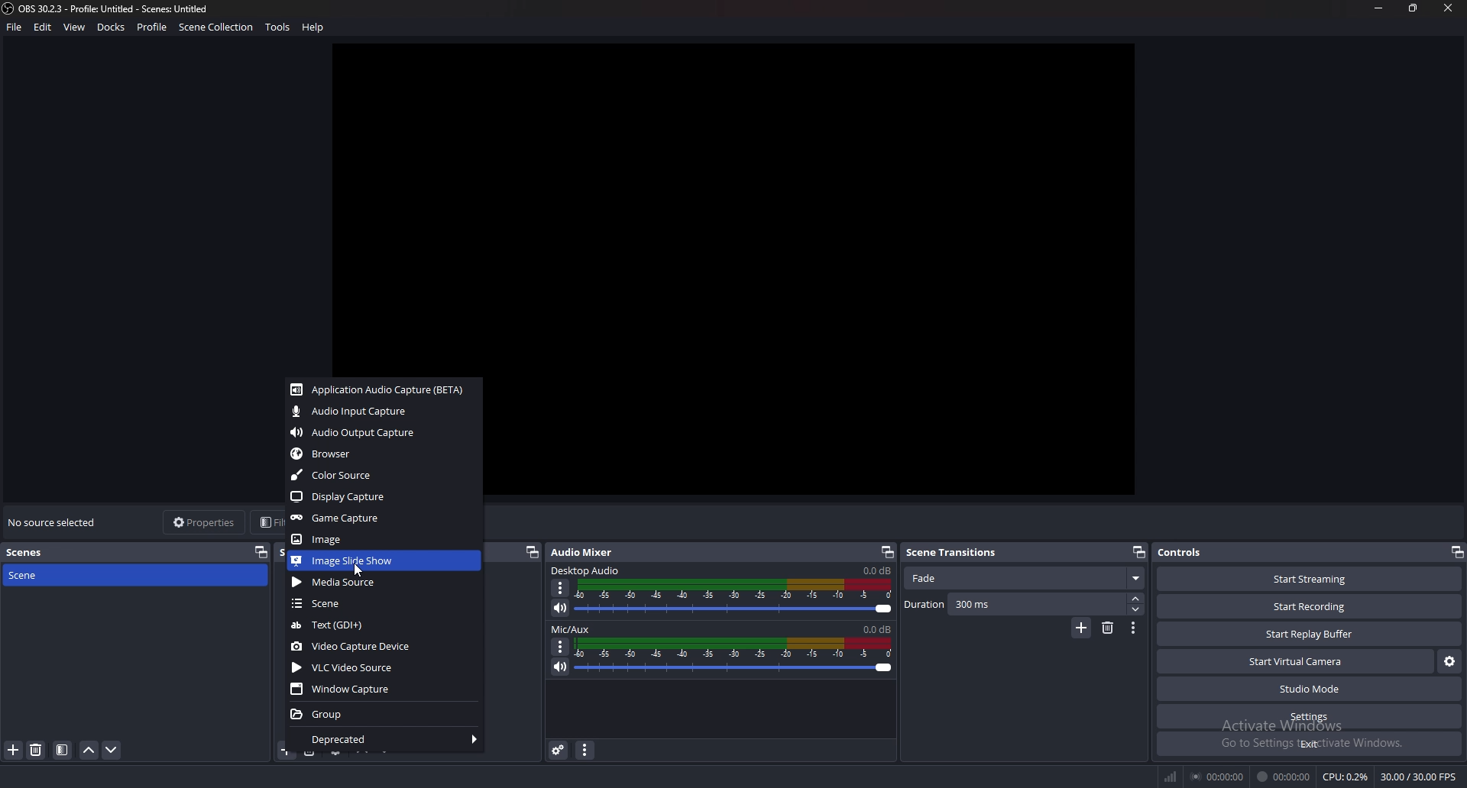  I want to click on scene collection, so click(219, 27).